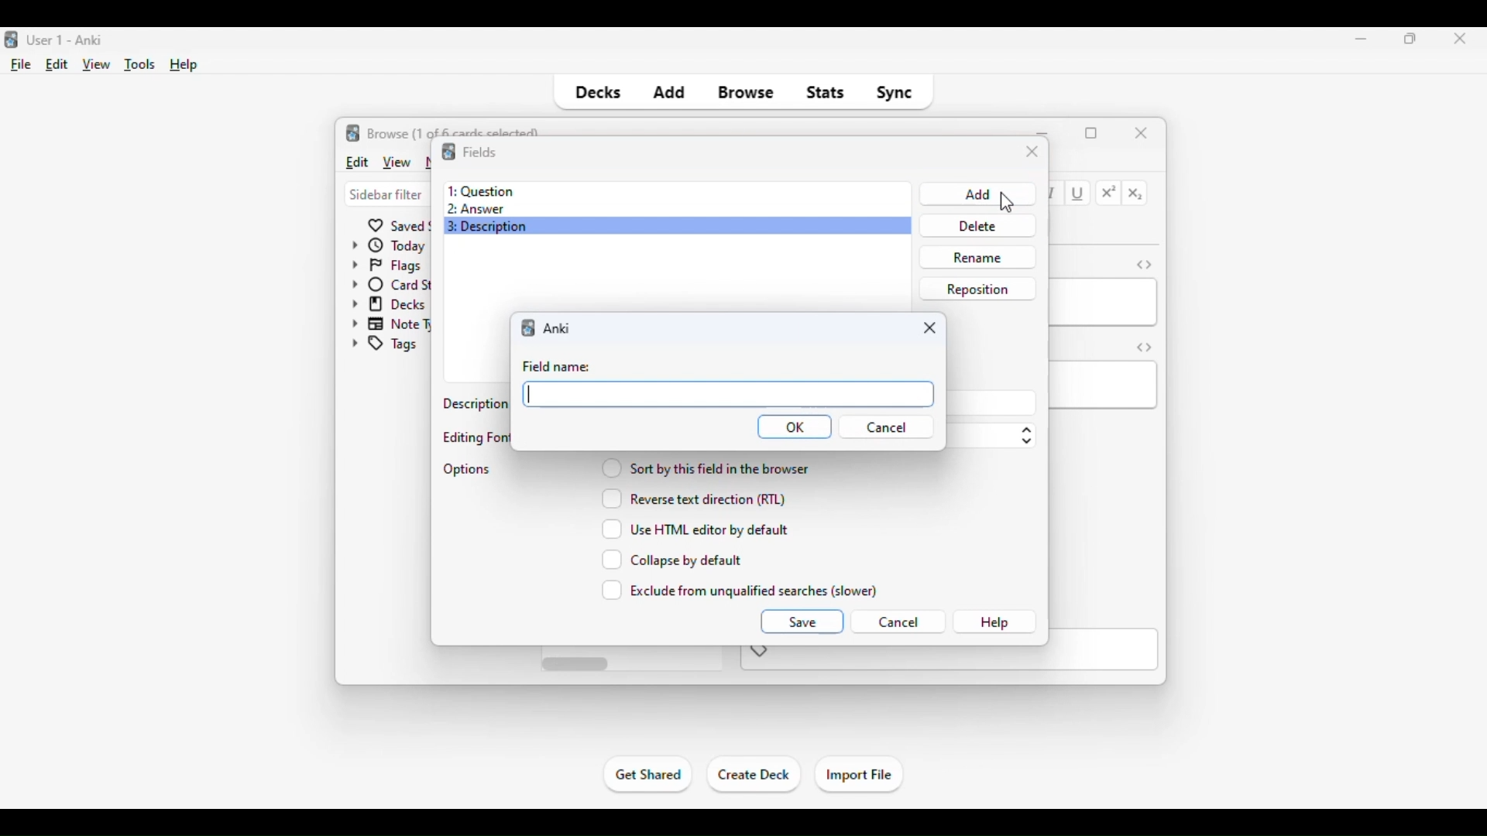 This screenshot has height=836, width=1487. What do you see at coordinates (672, 560) in the screenshot?
I see `collapse by default` at bounding box center [672, 560].